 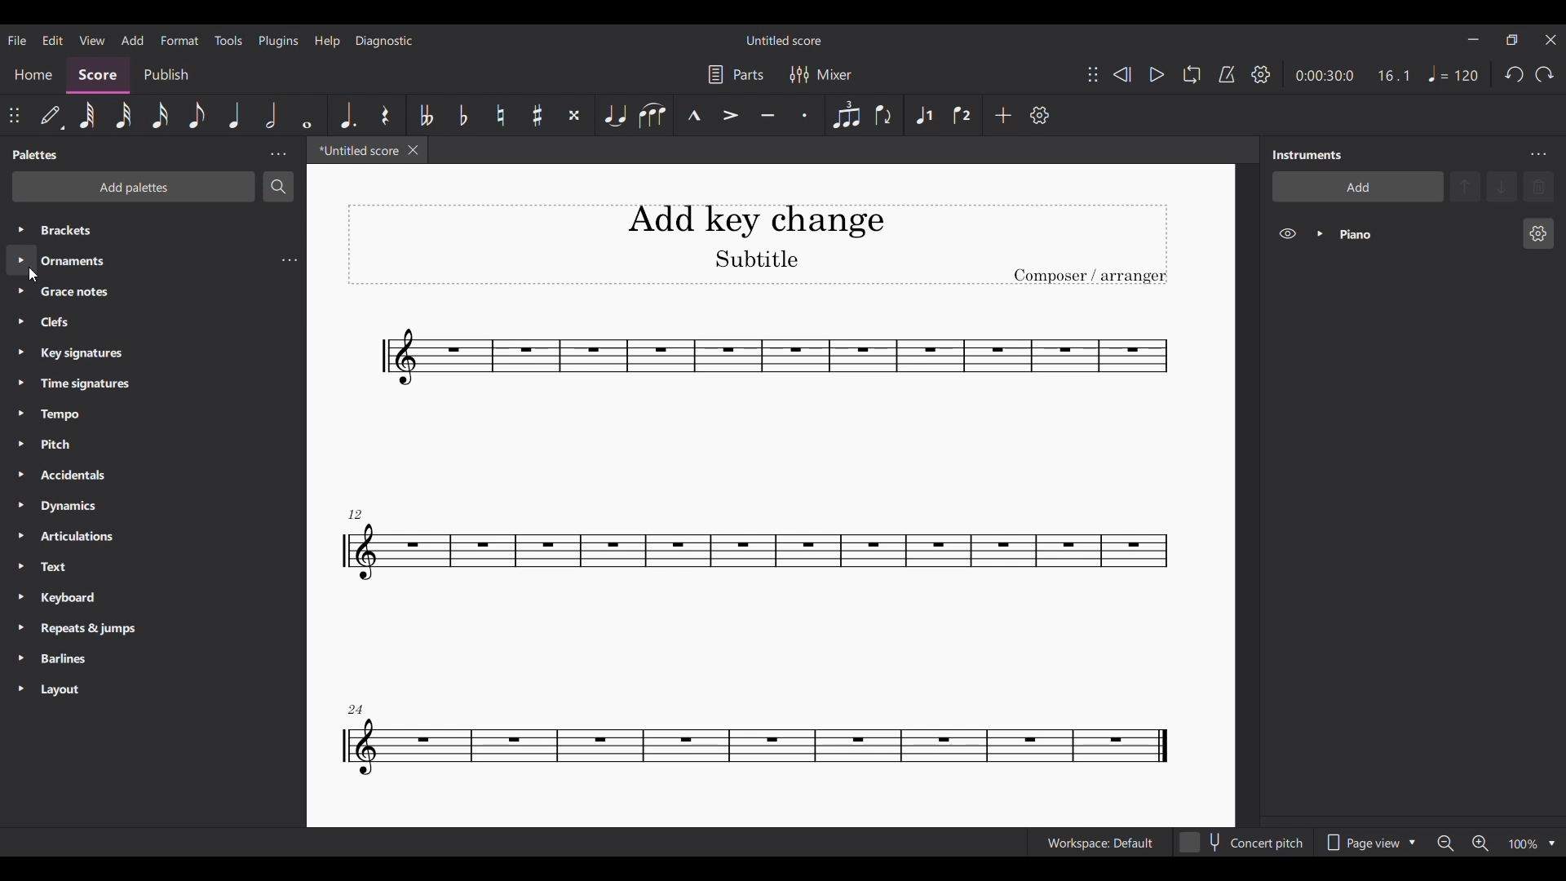 I want to click on Panel title, so click(x=36, y=154).